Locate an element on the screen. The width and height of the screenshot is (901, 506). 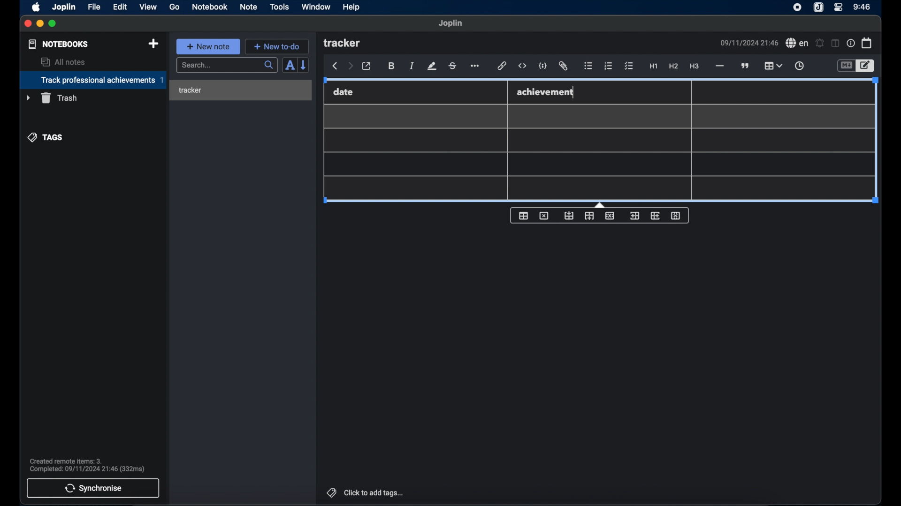
search bar is located at coordinates (227, 66).